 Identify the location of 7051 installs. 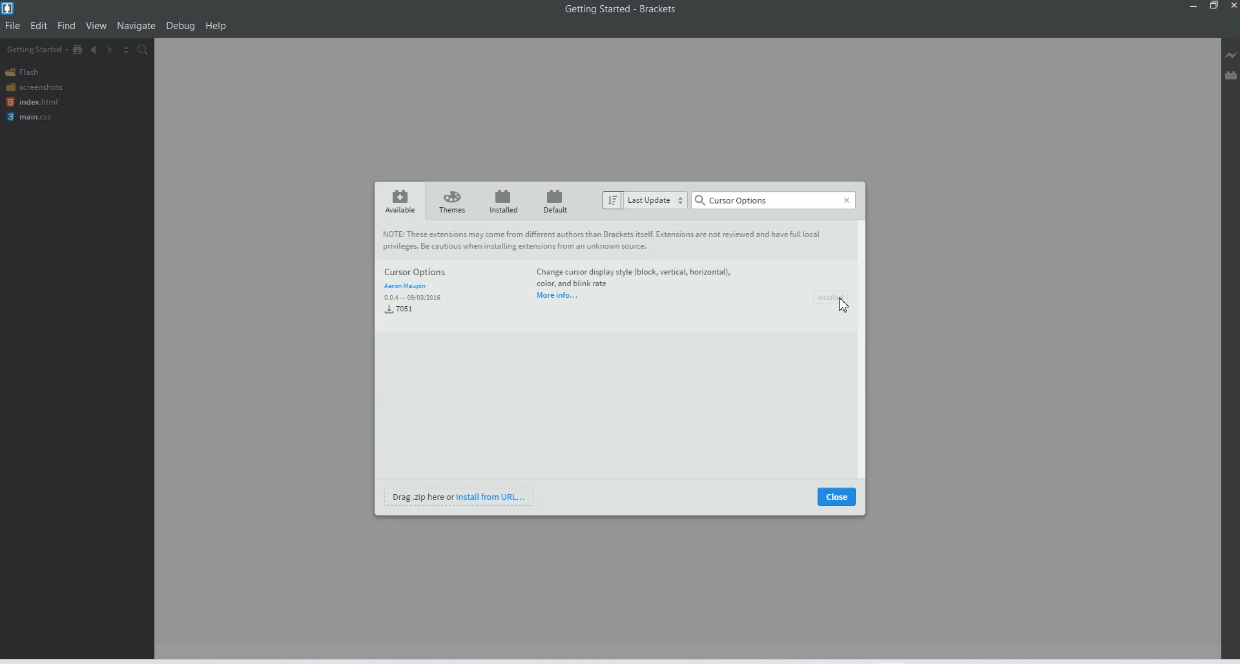
(399, 311).